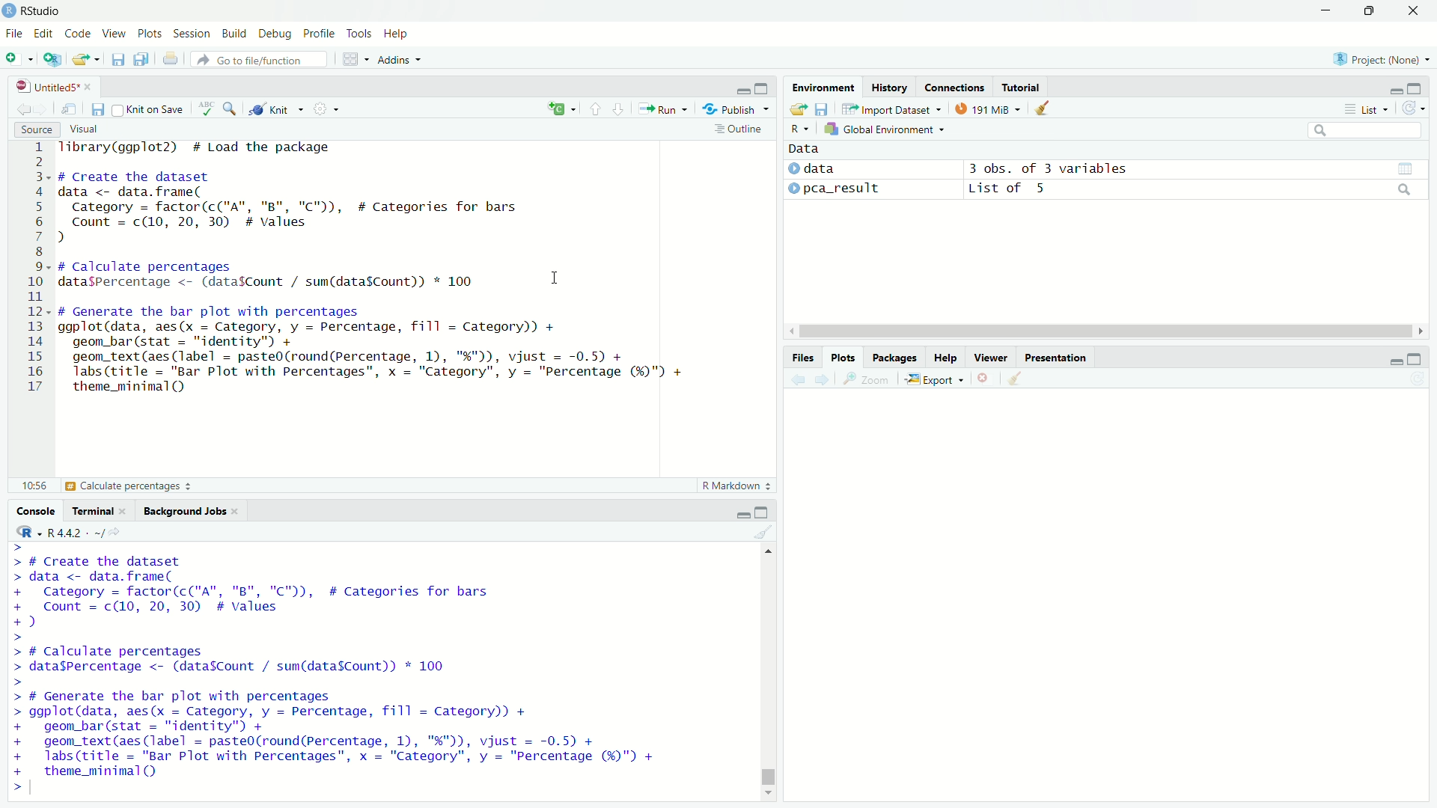 This screenshot has height=808, width=1437. I want to click on file name: untitled5, so click(55, 87).